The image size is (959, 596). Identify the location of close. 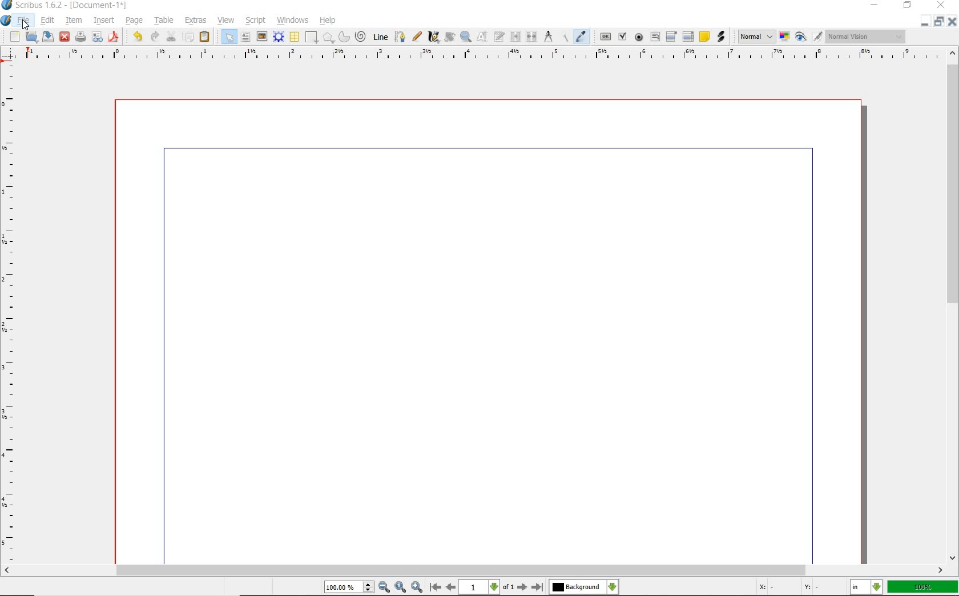
(65, 36).